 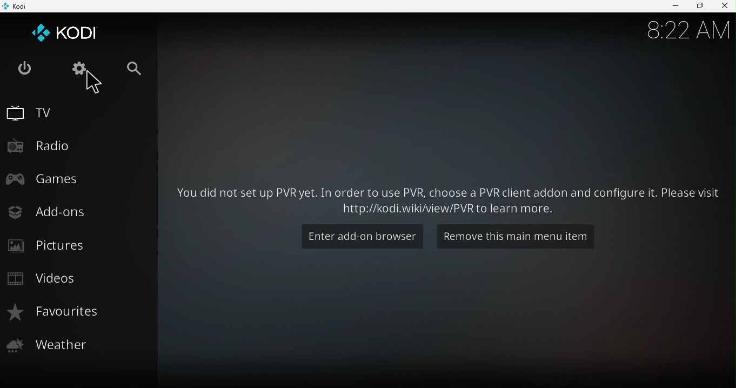 What do you see at coordinates (77, 213) in the screenshot?
I see `Add-ons` at bounding box center [77, 213].